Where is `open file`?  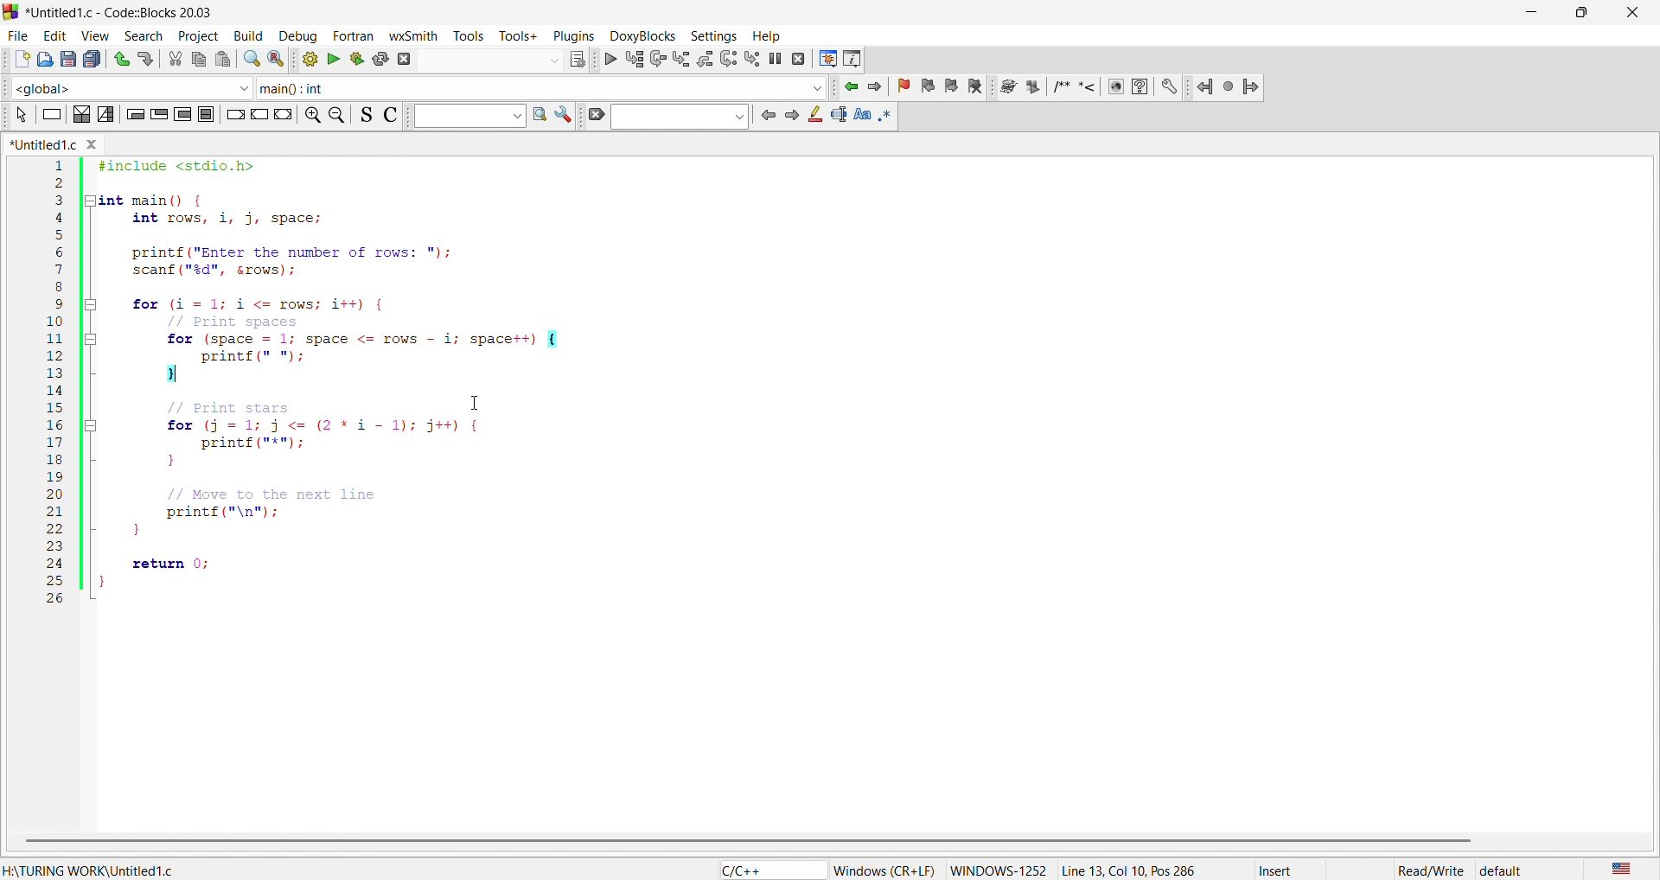
open file is located at coordinates (43, 58).